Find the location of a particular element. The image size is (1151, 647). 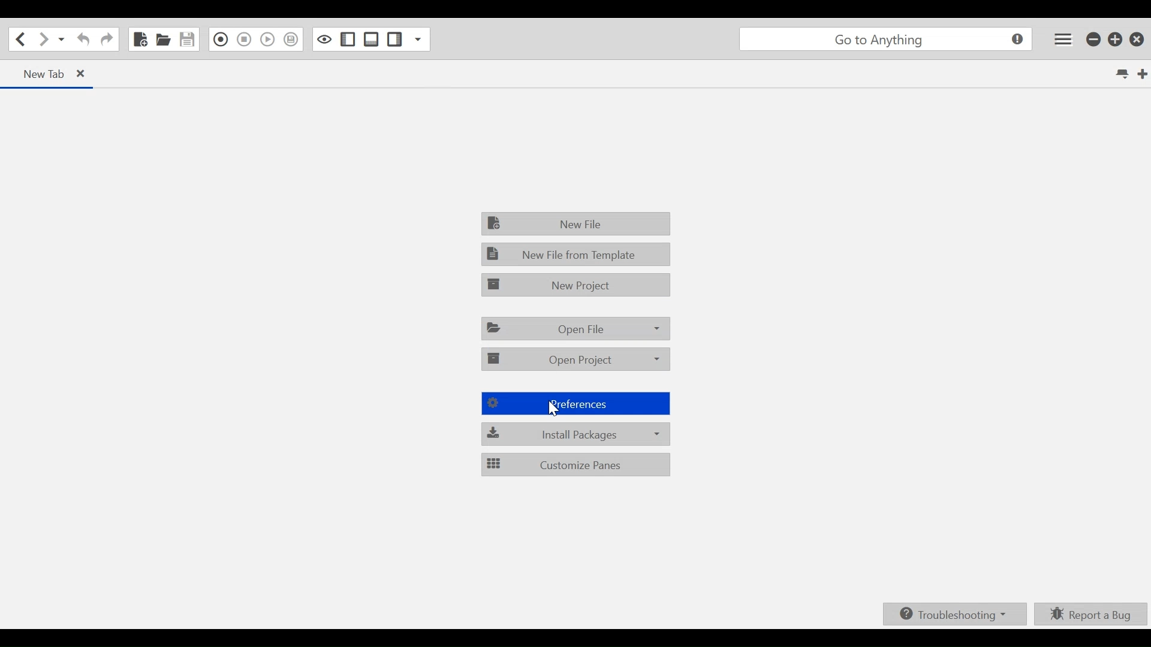

Current Tab is located at coordinates (49, 75).